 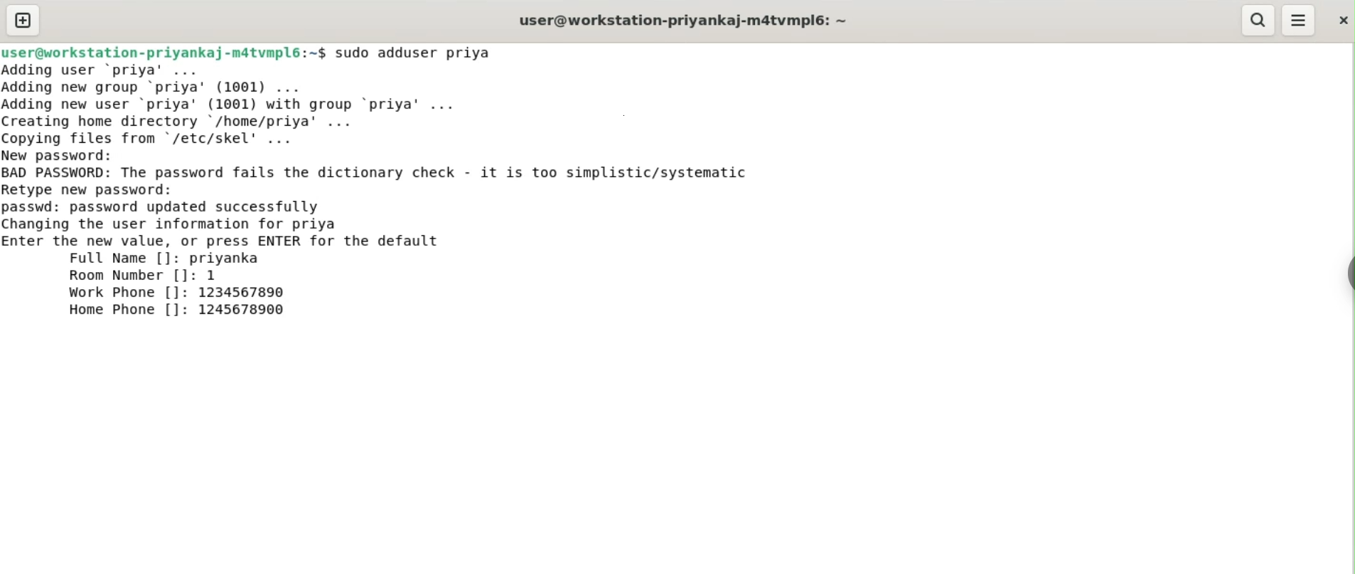 What do you see at coordinates (1341, 16) in the screenshot?
I see `close` at bounding box center [1341, 16].